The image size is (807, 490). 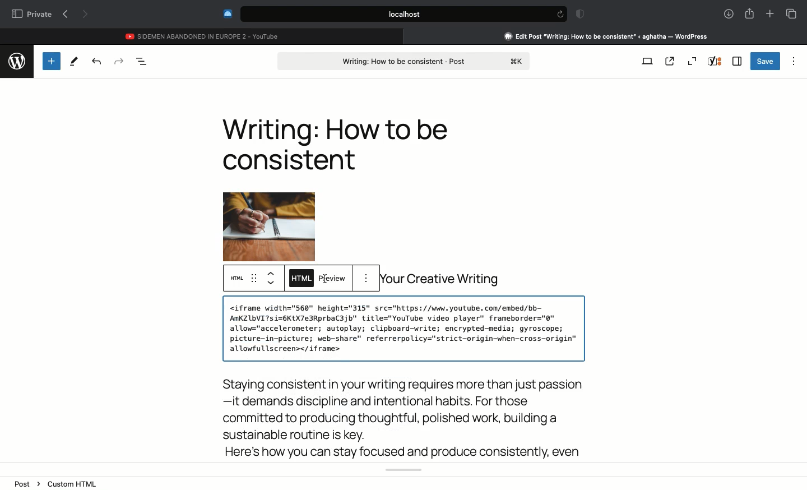 What do you see at coordinates (96, 61) in the screenshot?
I see `Undo` at bounding box center [96, 61].